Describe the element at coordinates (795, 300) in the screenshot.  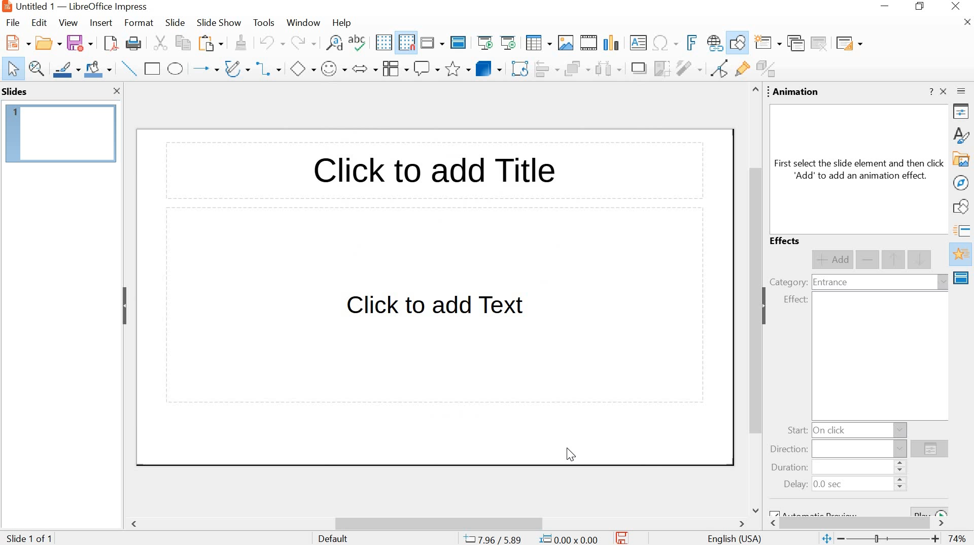
I see `effect` at that location.